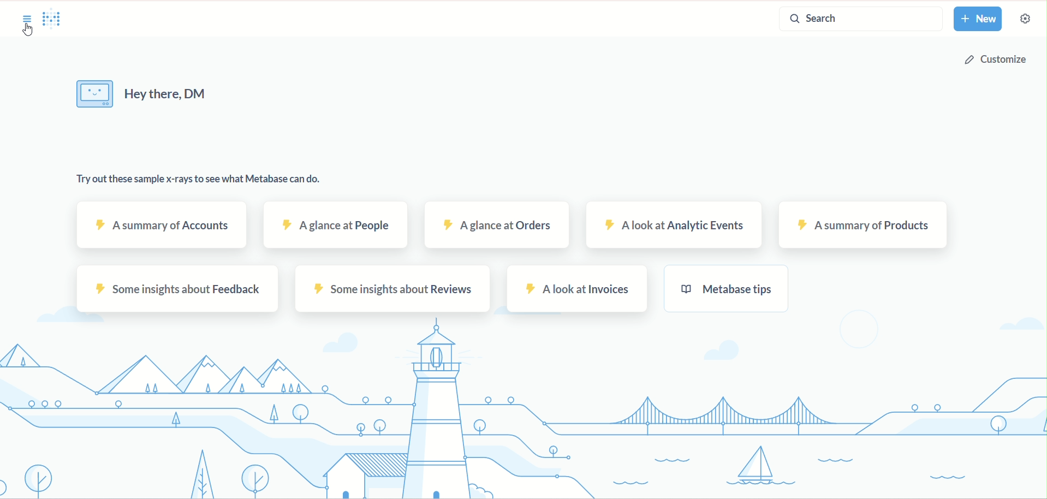 The height and width of the screenshot is (499, 1047). What do you see at coordinates (726, 289) in the screenshot?
I see `metabase tips` at bounding box center [726, 289].